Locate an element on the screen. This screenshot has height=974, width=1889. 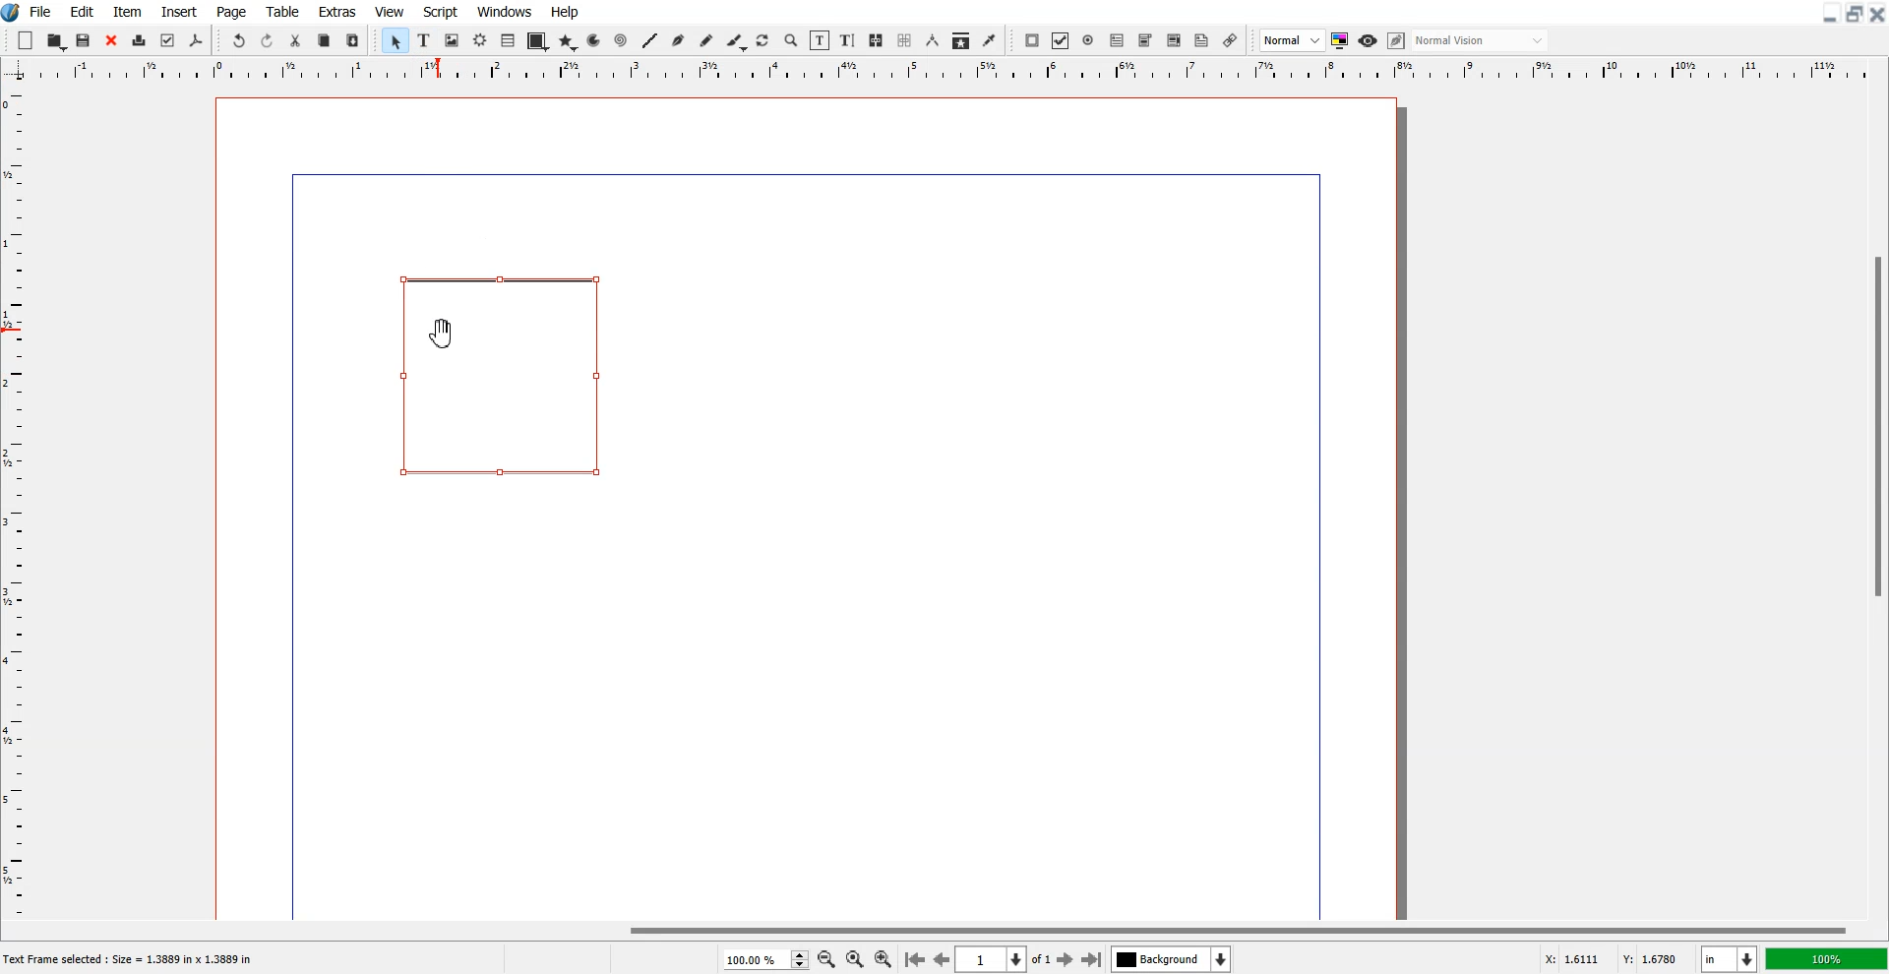
Edit text with story is located at coordinates (849, 41).